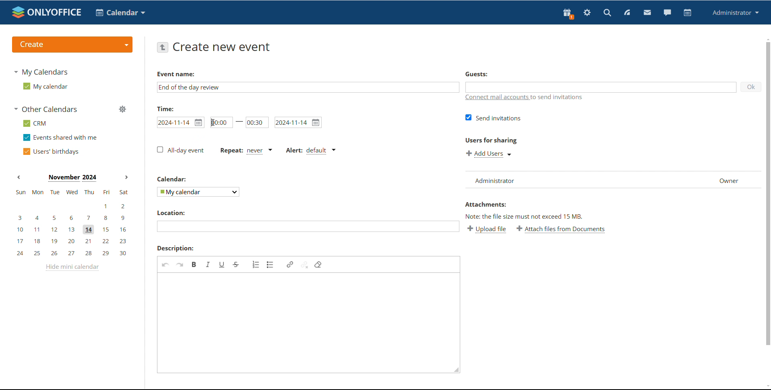 This screenshot has width=771, height=390. What do you see at coordinates (74, 254) in the screenshot?
I see `24, 25, 26, 27, 28, 29, 30 ` at bounding box center [74, 254].